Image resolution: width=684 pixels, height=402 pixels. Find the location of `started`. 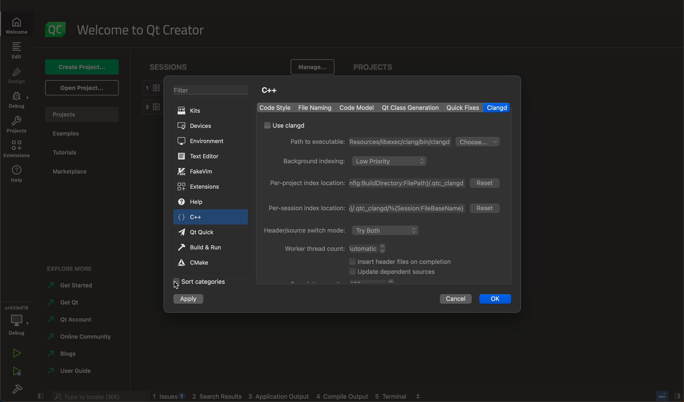

started is located at coordinates (70, 285).